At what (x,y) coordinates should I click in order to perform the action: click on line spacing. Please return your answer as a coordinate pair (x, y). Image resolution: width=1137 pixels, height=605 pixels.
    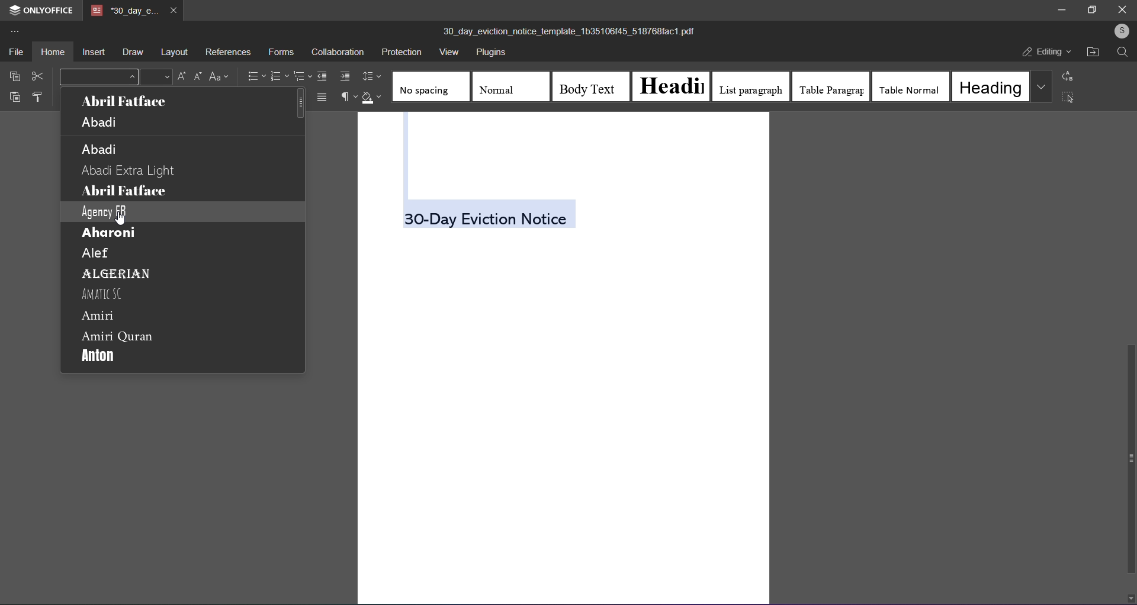
    Looking at the image, I should click on (372, 76).